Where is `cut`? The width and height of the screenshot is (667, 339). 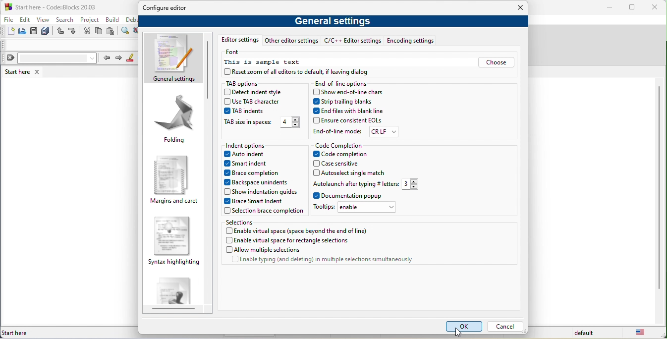 cut is located at coordinates (87, 32).